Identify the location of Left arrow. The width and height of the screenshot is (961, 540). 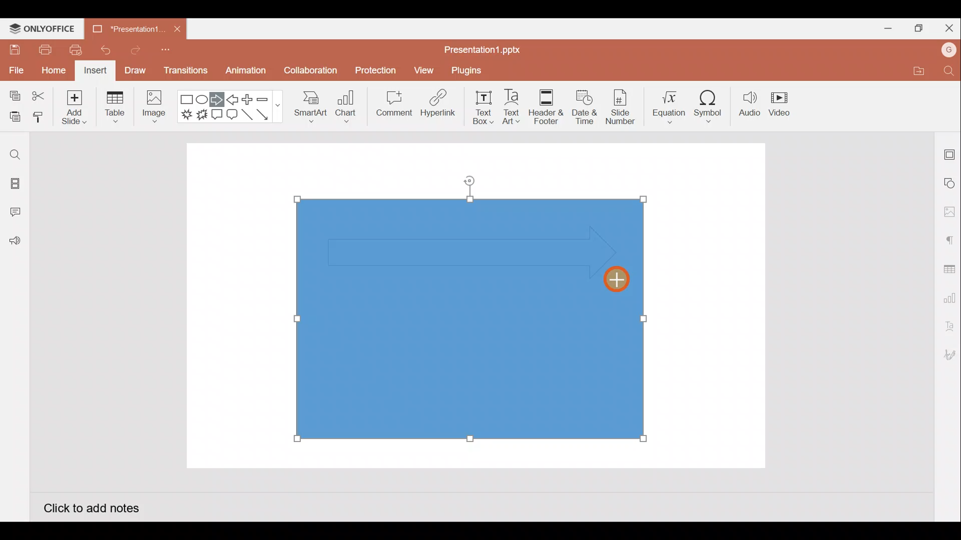
(233, 99).